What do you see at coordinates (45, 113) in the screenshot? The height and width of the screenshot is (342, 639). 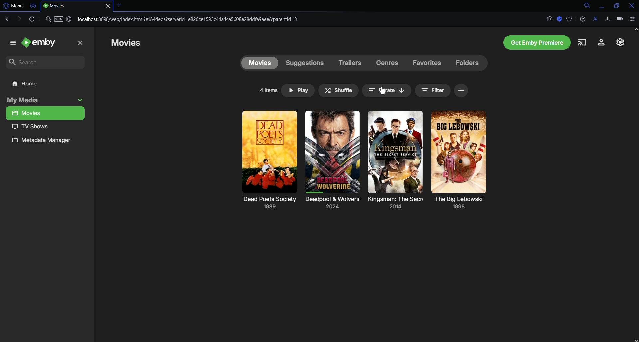 I see `Movies` at bounding box center [45, 113].